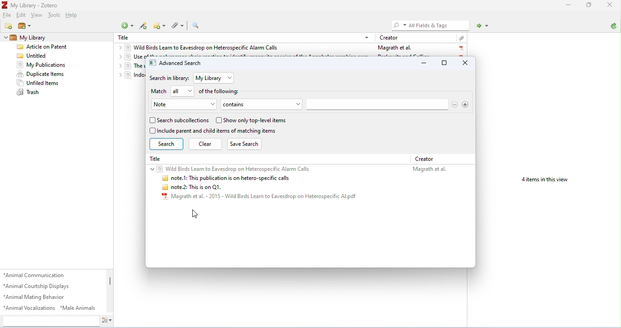 Image resolution: width=621 pixels, height=328 pixels. What do you see at coordinates (255, 104) in the screenshot?
I see `contains` at bounding box center [255, 104].